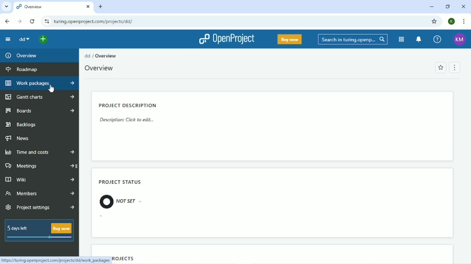 The width and height of the screenshot is (471, 264). I want to click on Work packages, so click(40, 83).